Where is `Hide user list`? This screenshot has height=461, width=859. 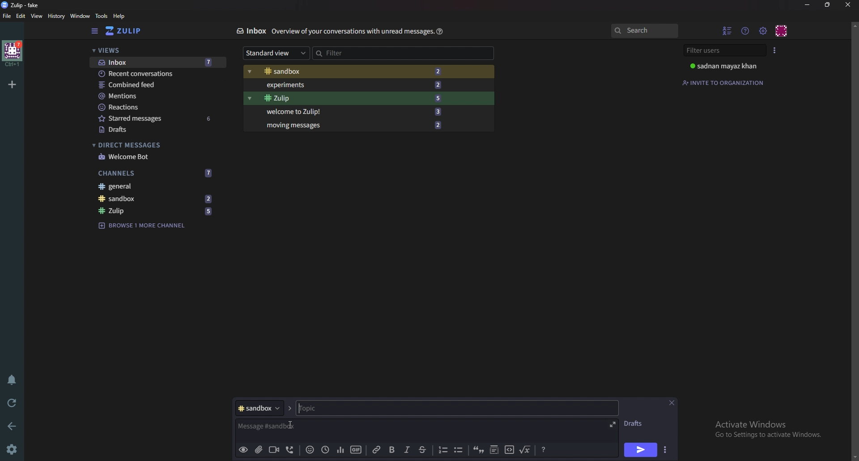
Hide user list is located at coordinates (727, 30).